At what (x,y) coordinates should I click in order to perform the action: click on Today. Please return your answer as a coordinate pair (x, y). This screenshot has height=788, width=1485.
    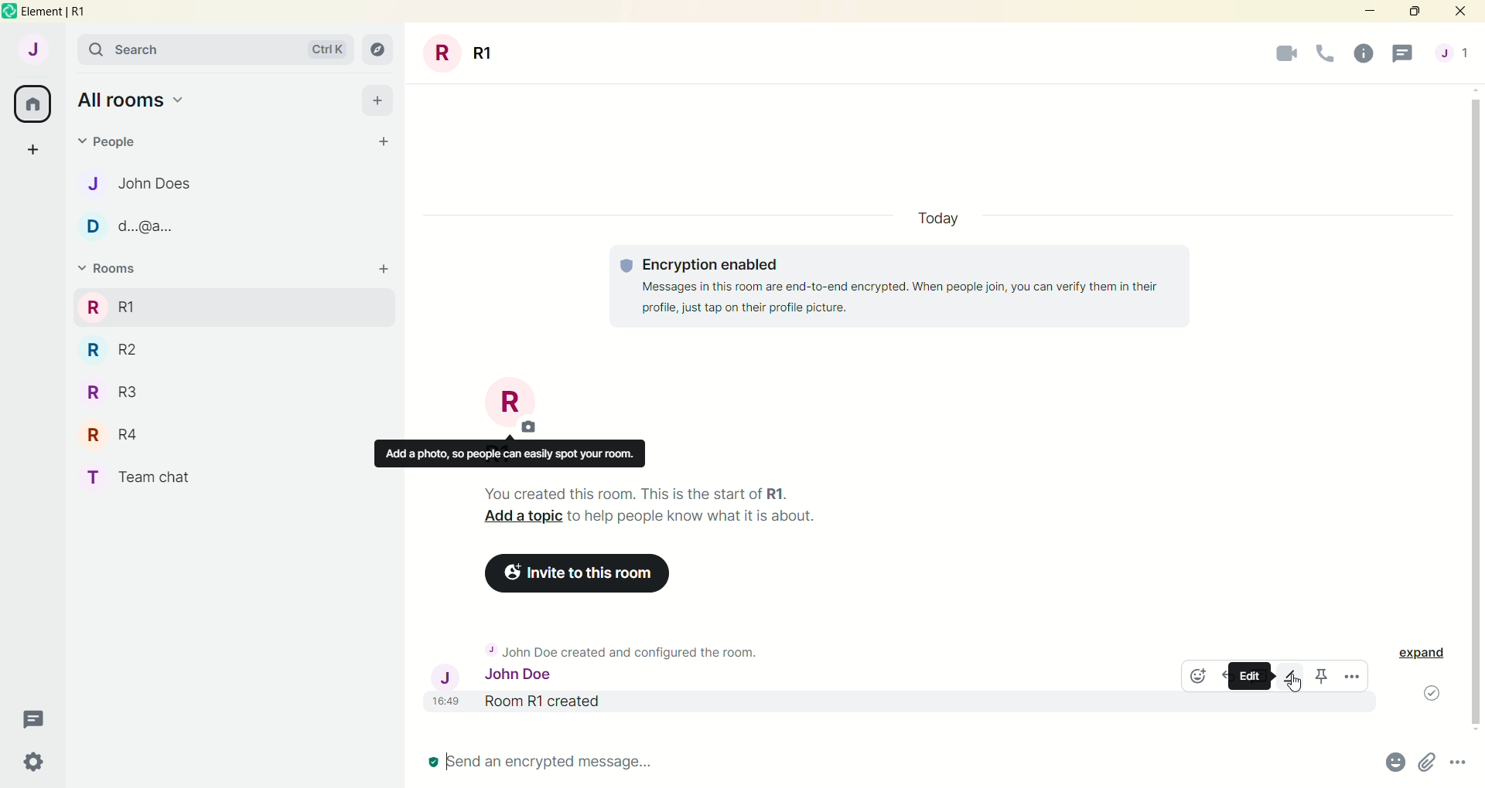
    Looking at the image, I should click on (936, 216).